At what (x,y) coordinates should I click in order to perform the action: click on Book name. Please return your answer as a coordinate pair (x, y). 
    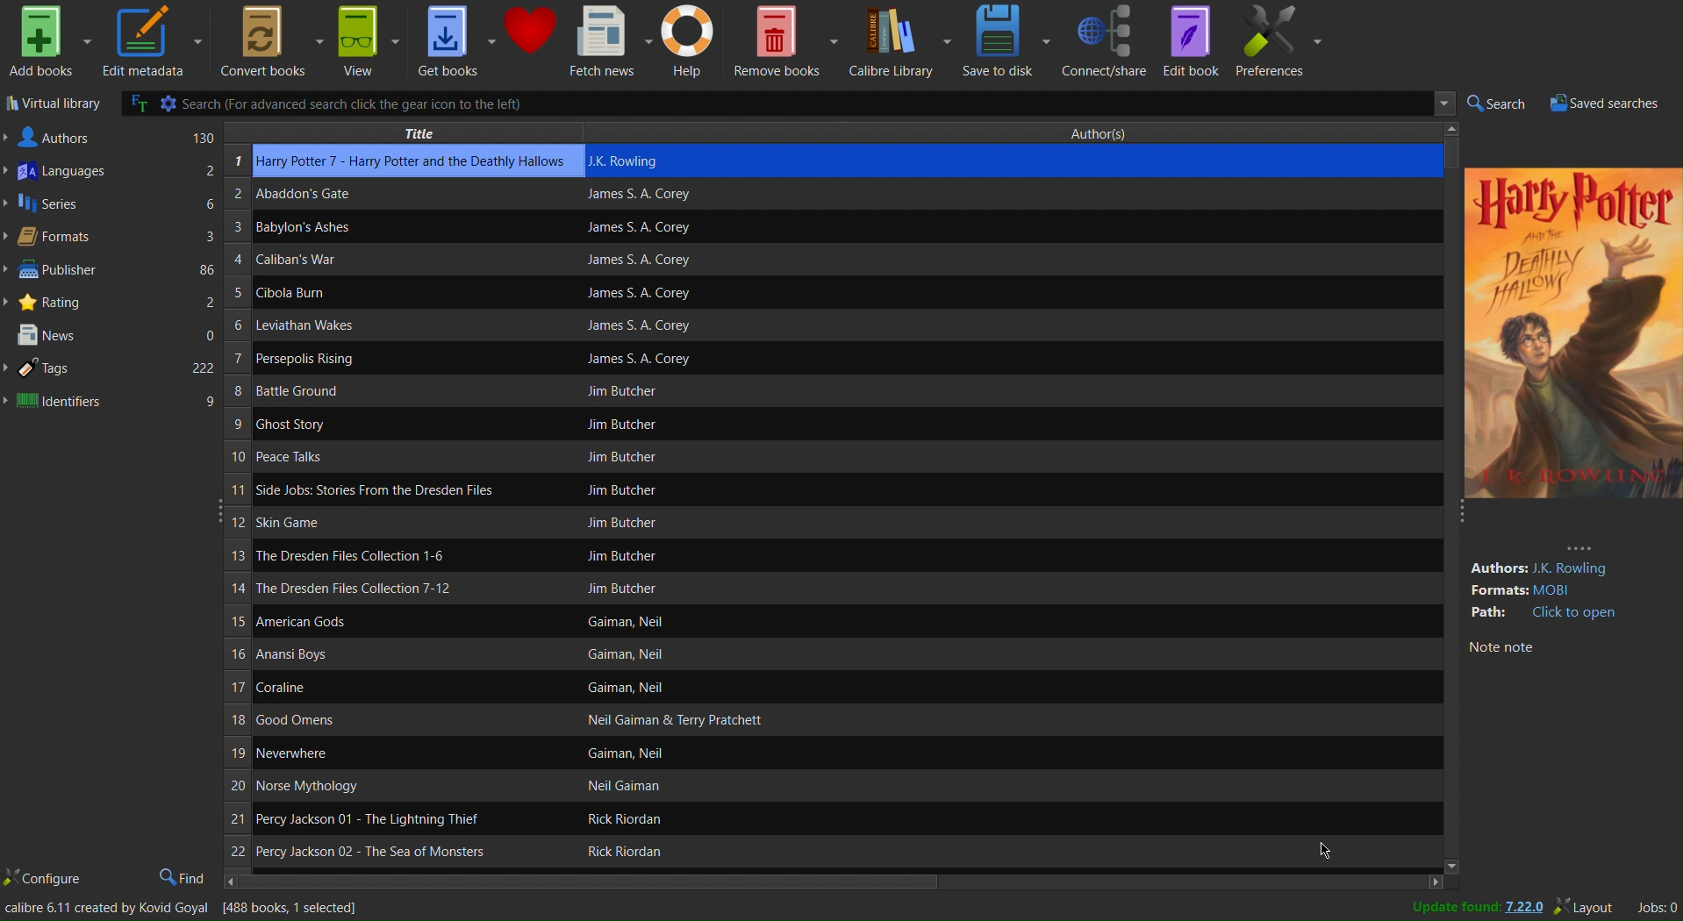
    Looking at the image, I should click on (369, 818).